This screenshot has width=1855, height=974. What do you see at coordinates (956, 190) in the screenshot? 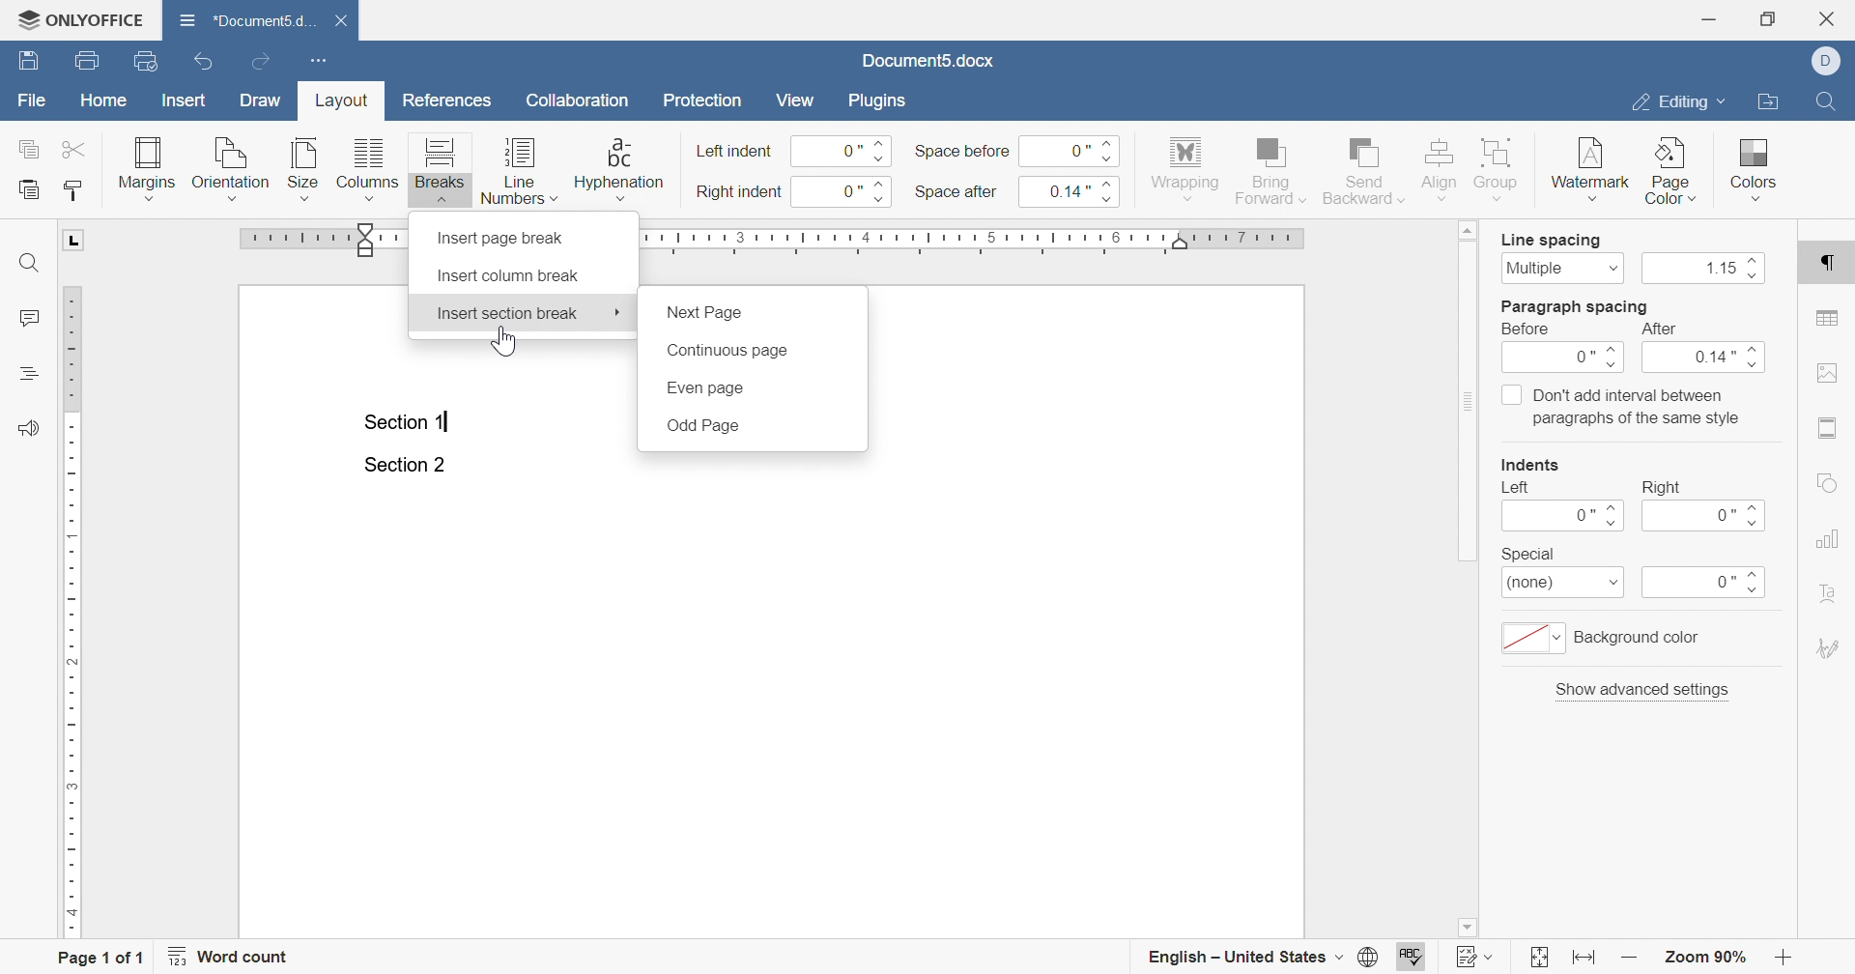
I see `space after` at bounding box center [956, 190].